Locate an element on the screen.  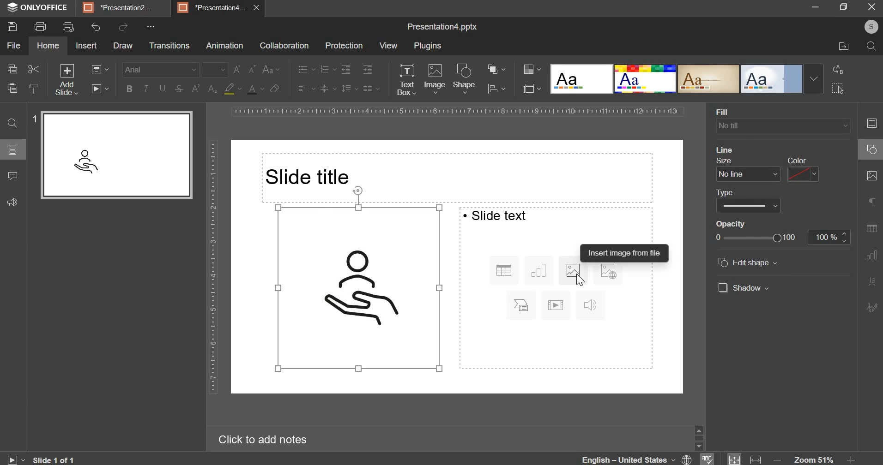
fill is located at coordinates (722, 110).